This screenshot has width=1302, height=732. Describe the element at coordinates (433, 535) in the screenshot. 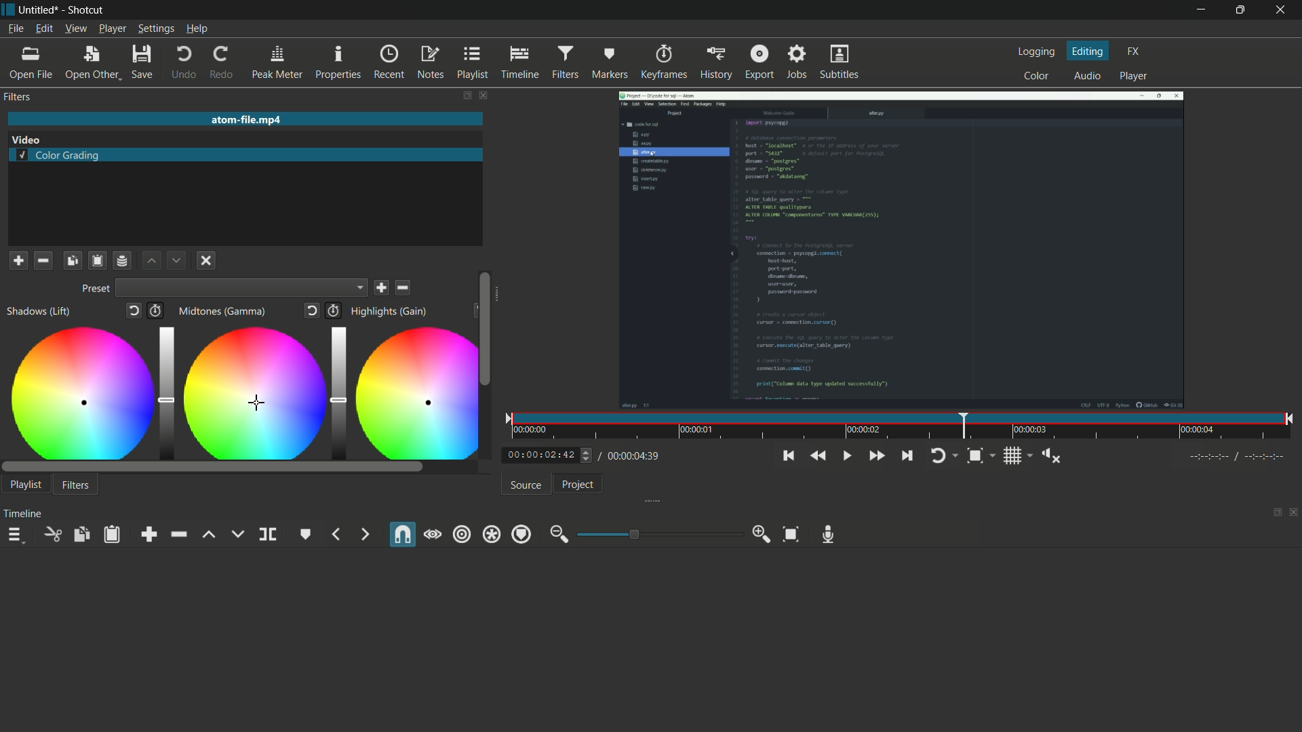

I see `scrub while dragging` at that location.